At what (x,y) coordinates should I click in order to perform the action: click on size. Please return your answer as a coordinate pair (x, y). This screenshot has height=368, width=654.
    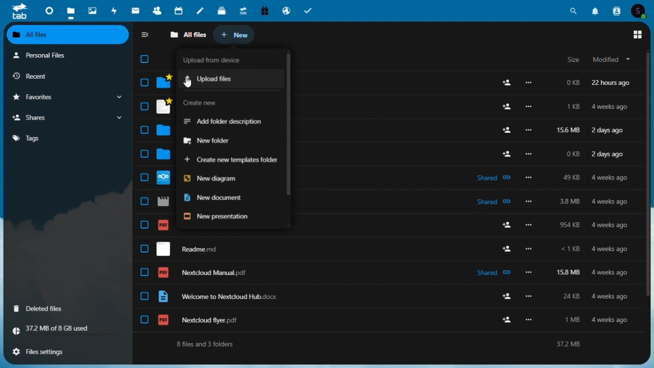
    Looking at the image, I should click on (572, 60).